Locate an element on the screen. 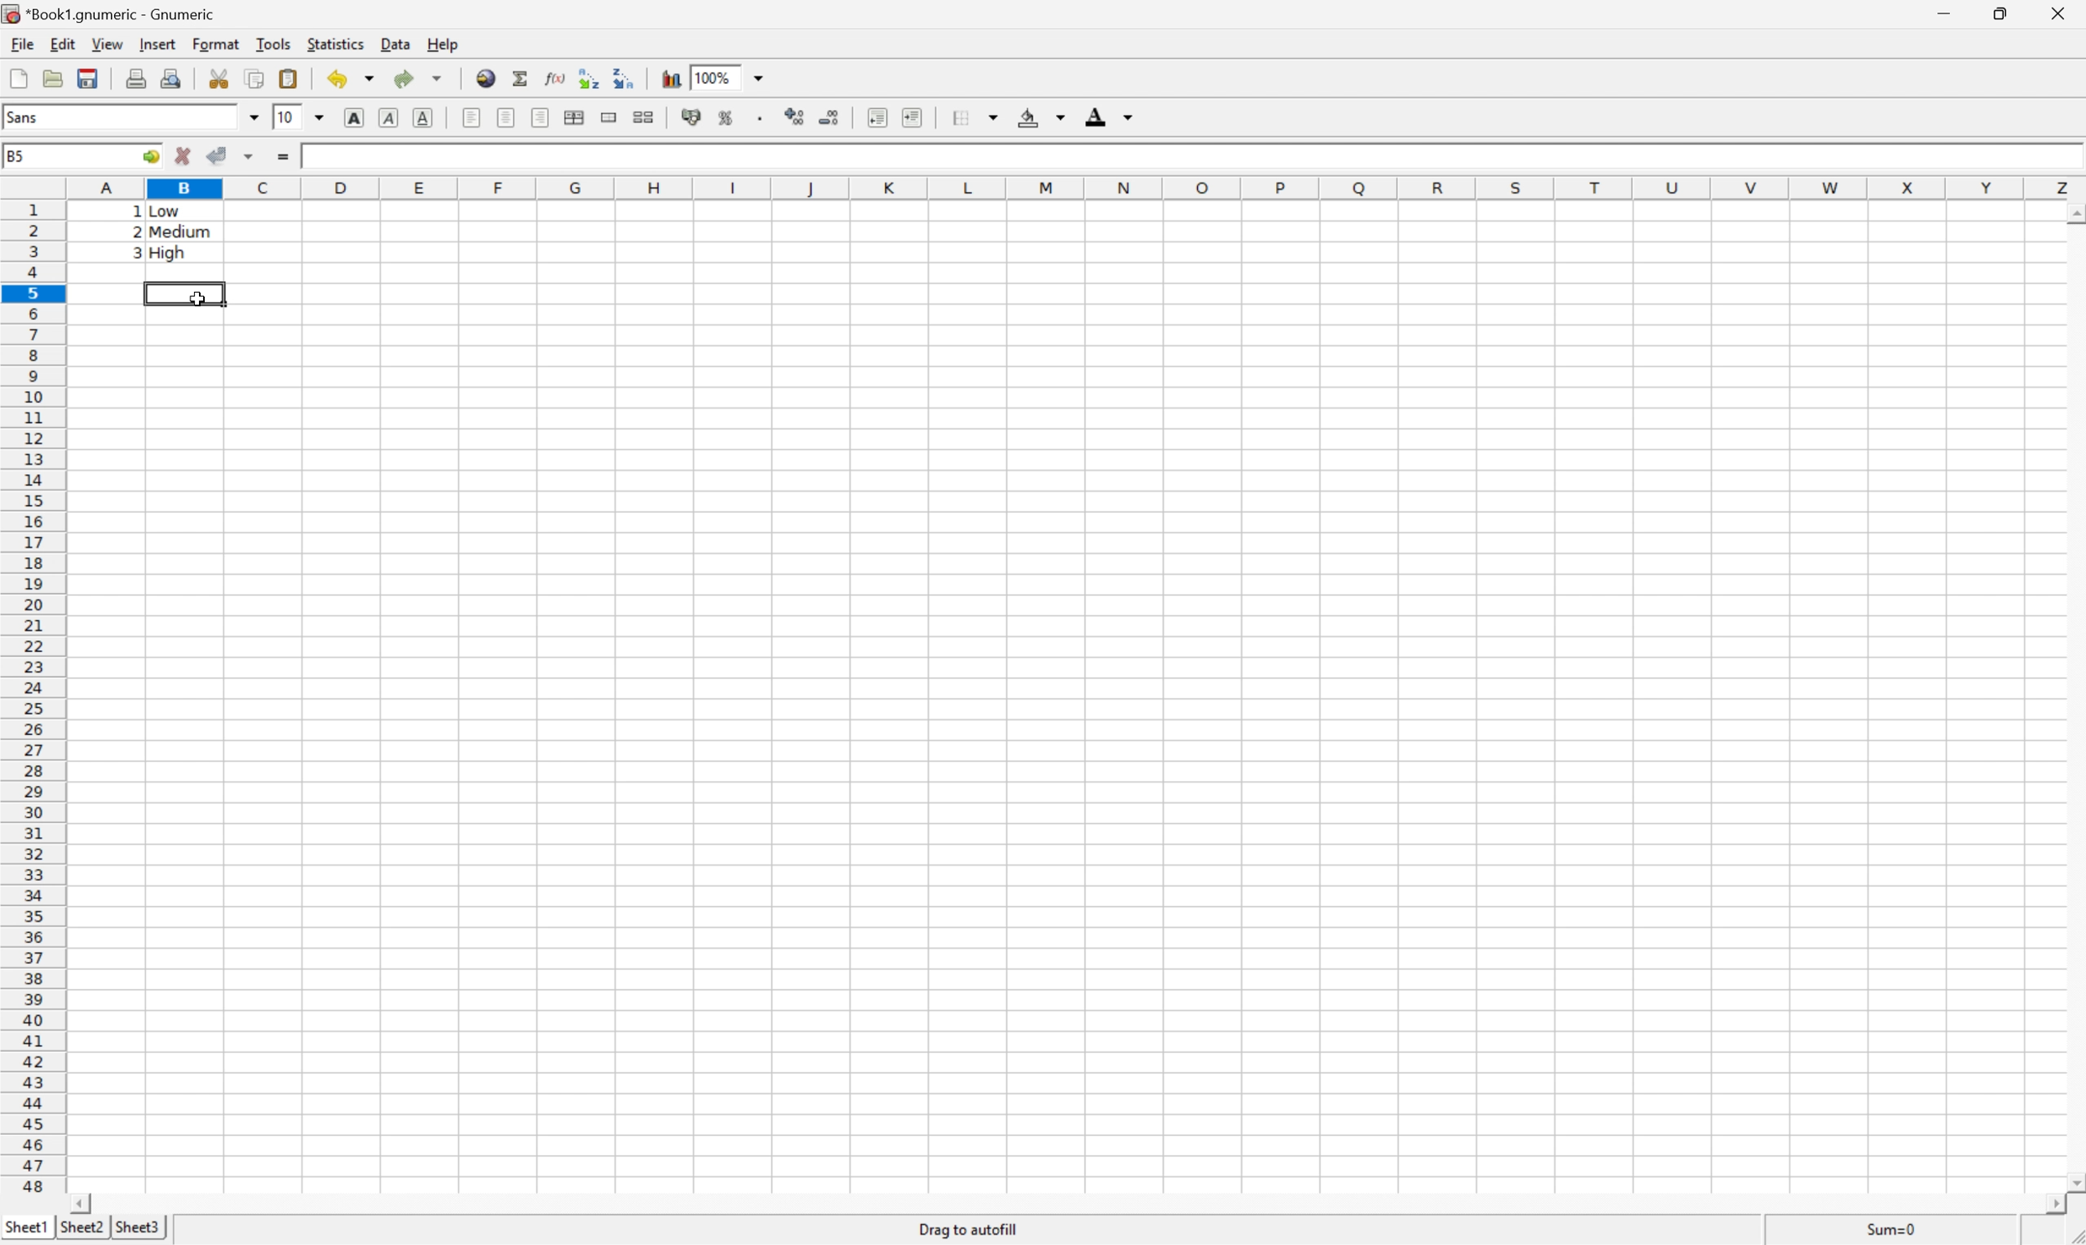  Sheet3 is located at coordinates (141, 1232).